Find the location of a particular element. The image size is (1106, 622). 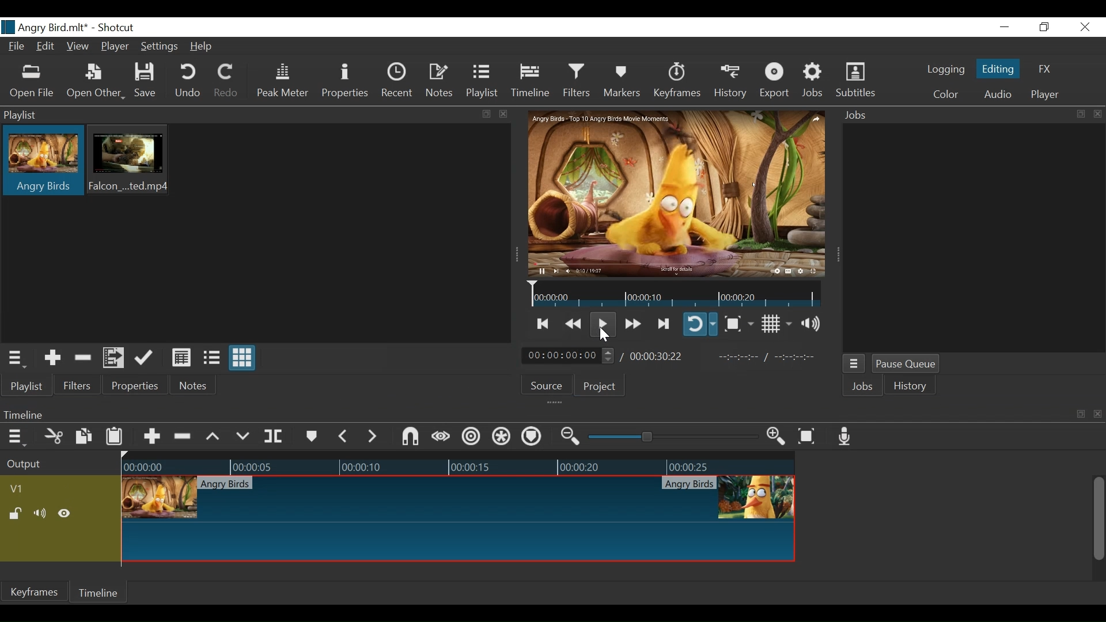

Jobs Panel is located at coordinates (973, 238).